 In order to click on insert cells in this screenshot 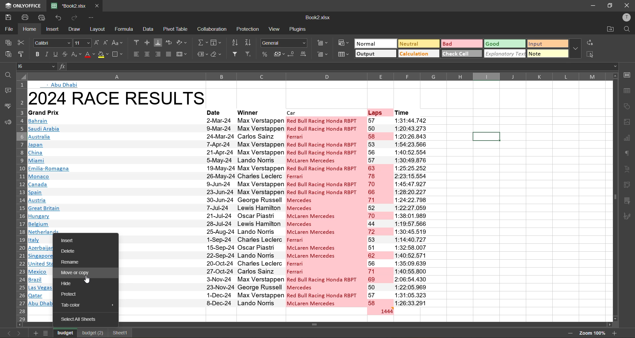, I will do `click(323, 44)`.